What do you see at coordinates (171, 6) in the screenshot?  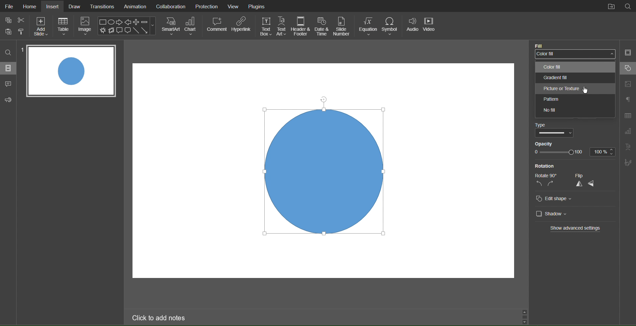 I see `Collaboration` at bounding box center [171, 6].